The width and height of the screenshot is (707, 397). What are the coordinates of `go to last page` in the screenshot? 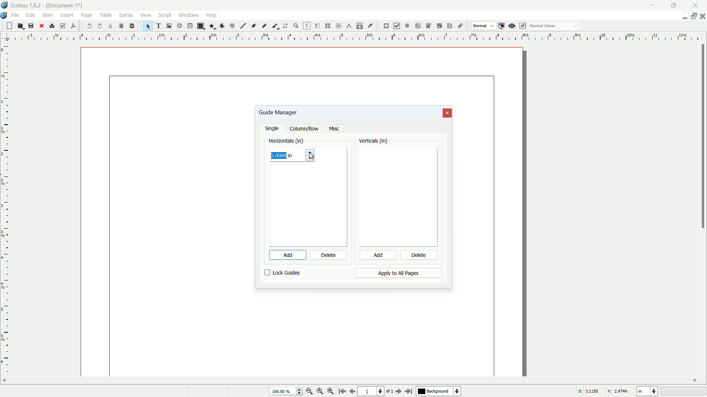 It's located at (409, 391).